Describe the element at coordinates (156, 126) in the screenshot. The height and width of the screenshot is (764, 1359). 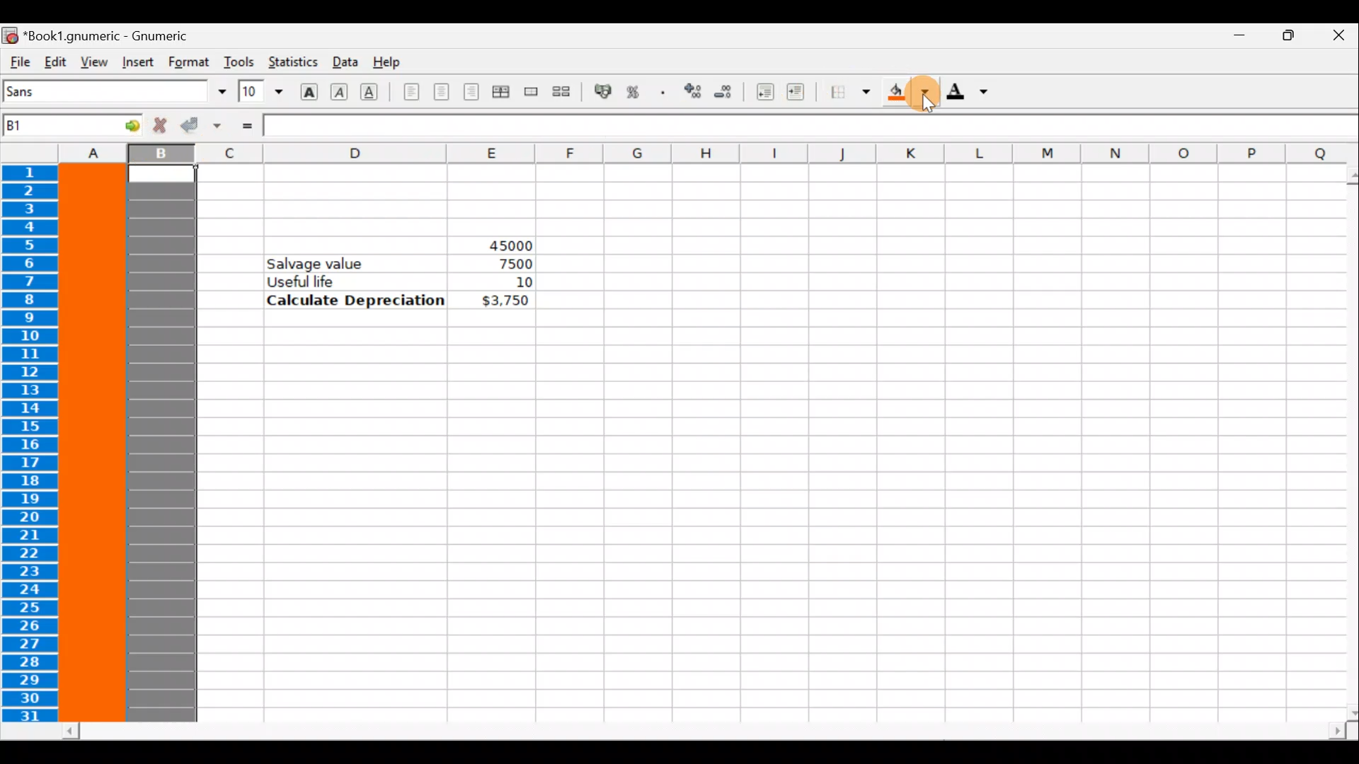
I see `Reject change` at that location.